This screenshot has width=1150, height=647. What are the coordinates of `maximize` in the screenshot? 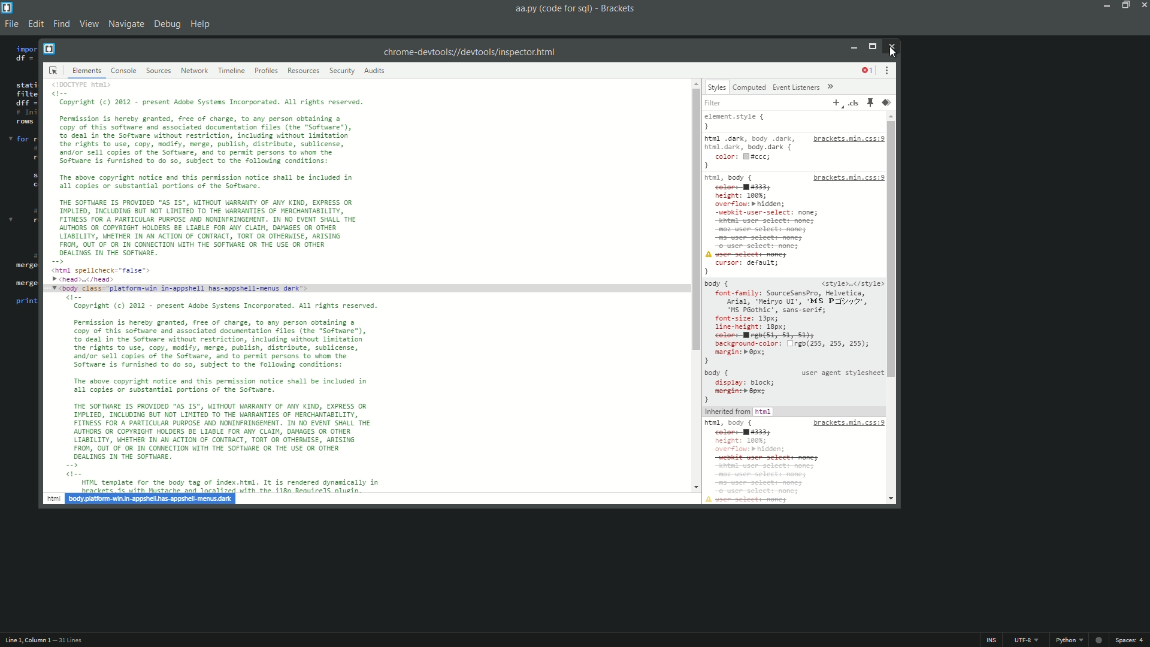 It's located at (1126, 6).